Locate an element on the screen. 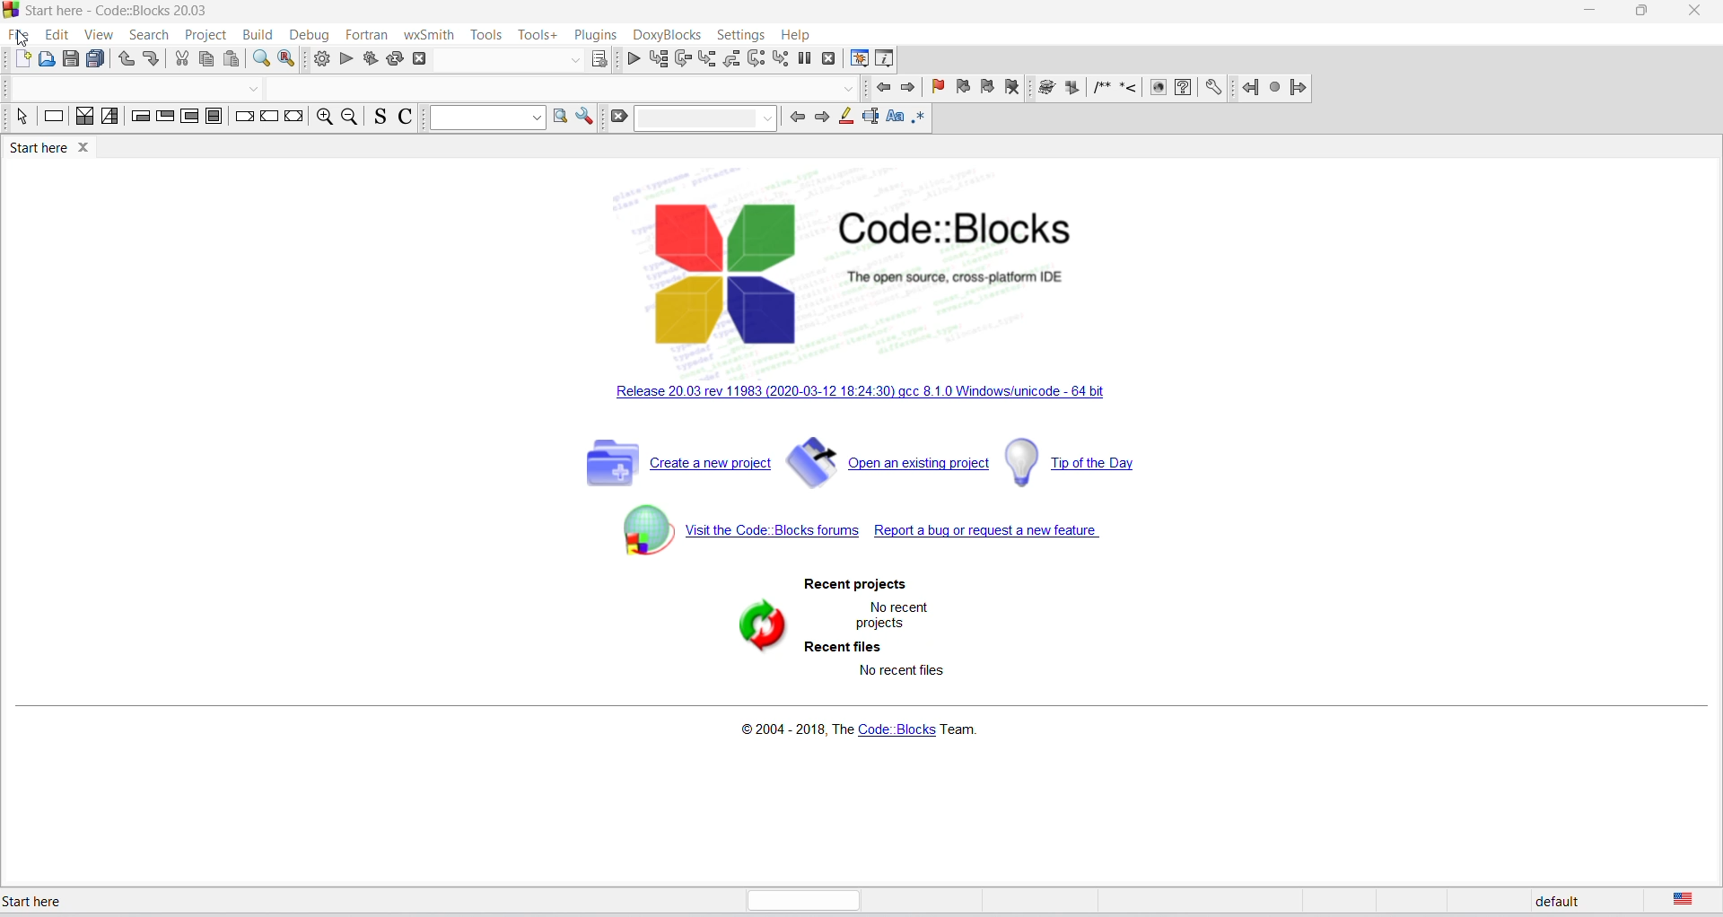  option window is located at coordinates (558, 118).